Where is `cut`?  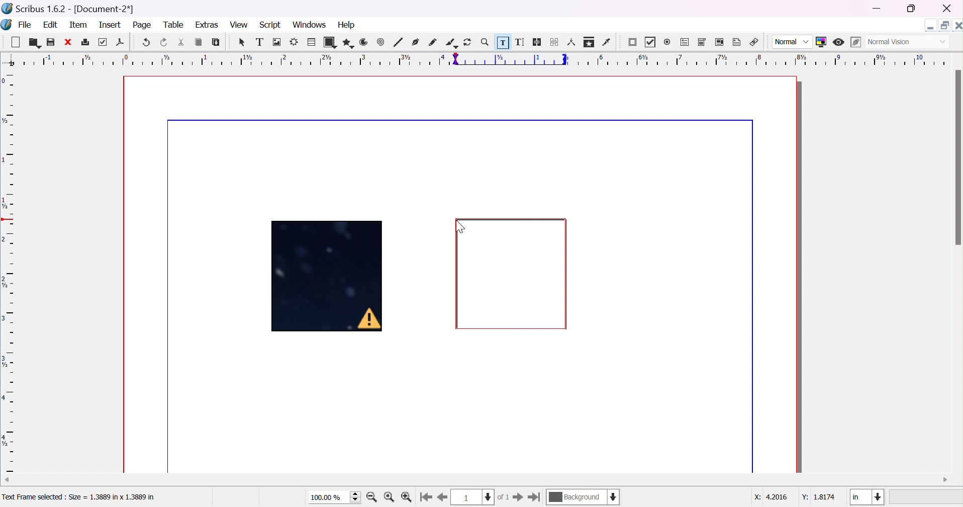 cut is located at coordinates (180, 42).